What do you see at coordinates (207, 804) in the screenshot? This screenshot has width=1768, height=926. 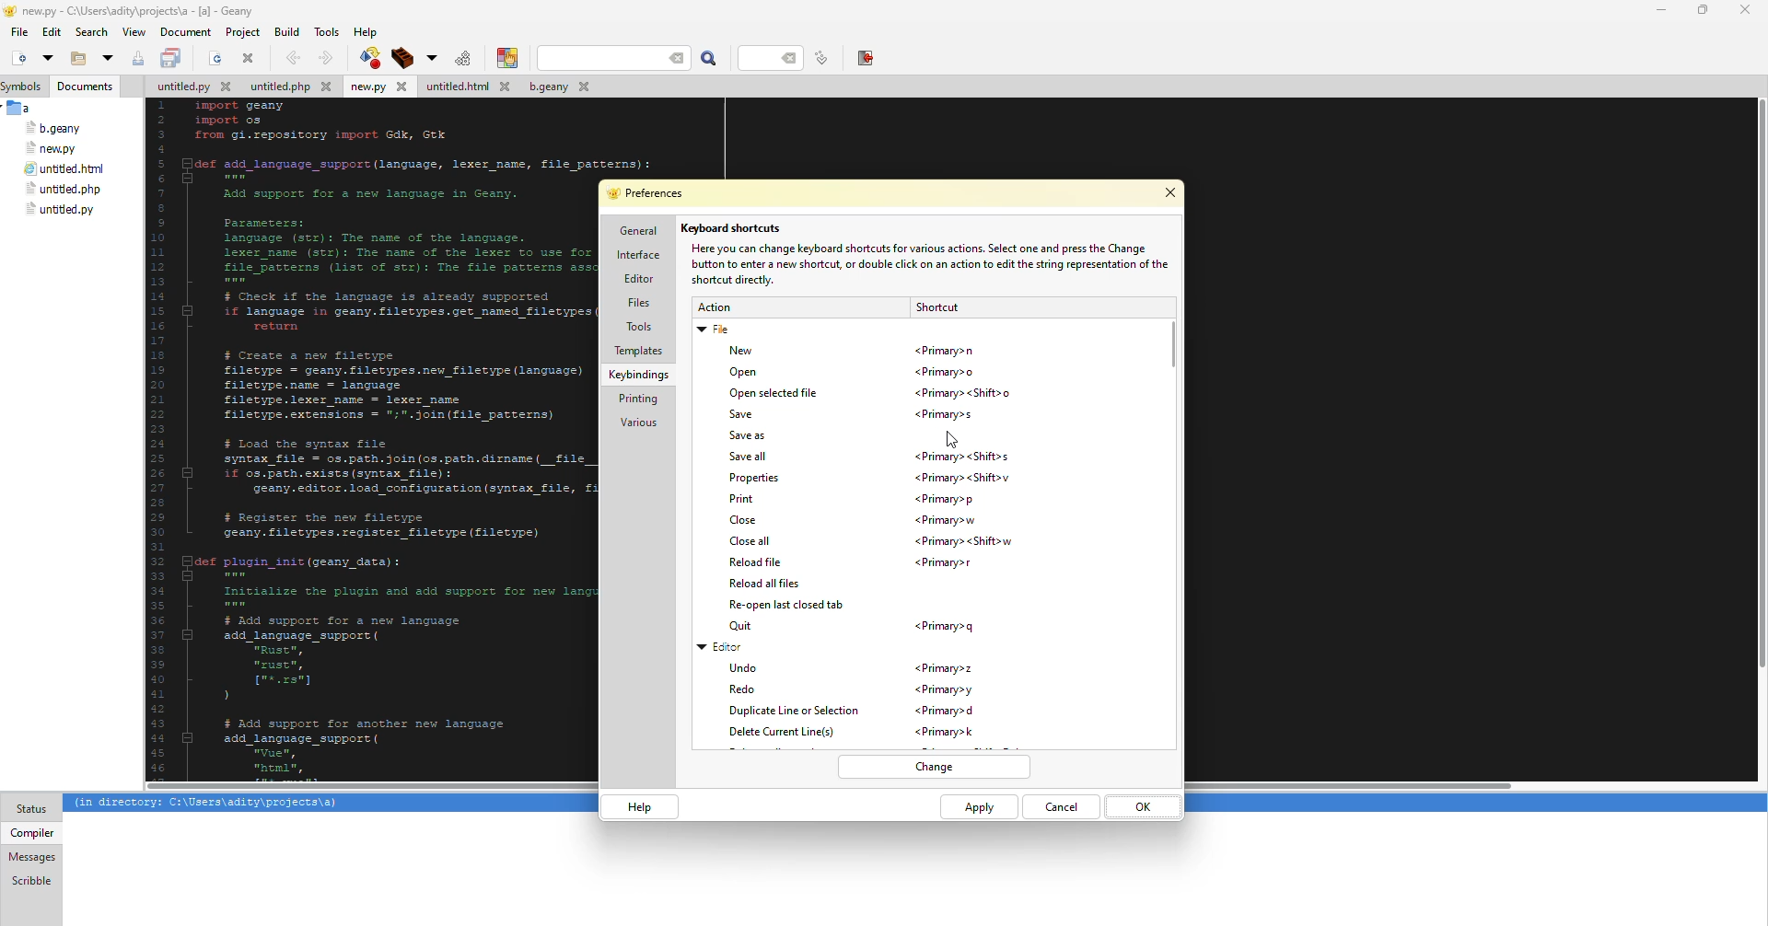 I see `info` at bounding box center [207, 804].